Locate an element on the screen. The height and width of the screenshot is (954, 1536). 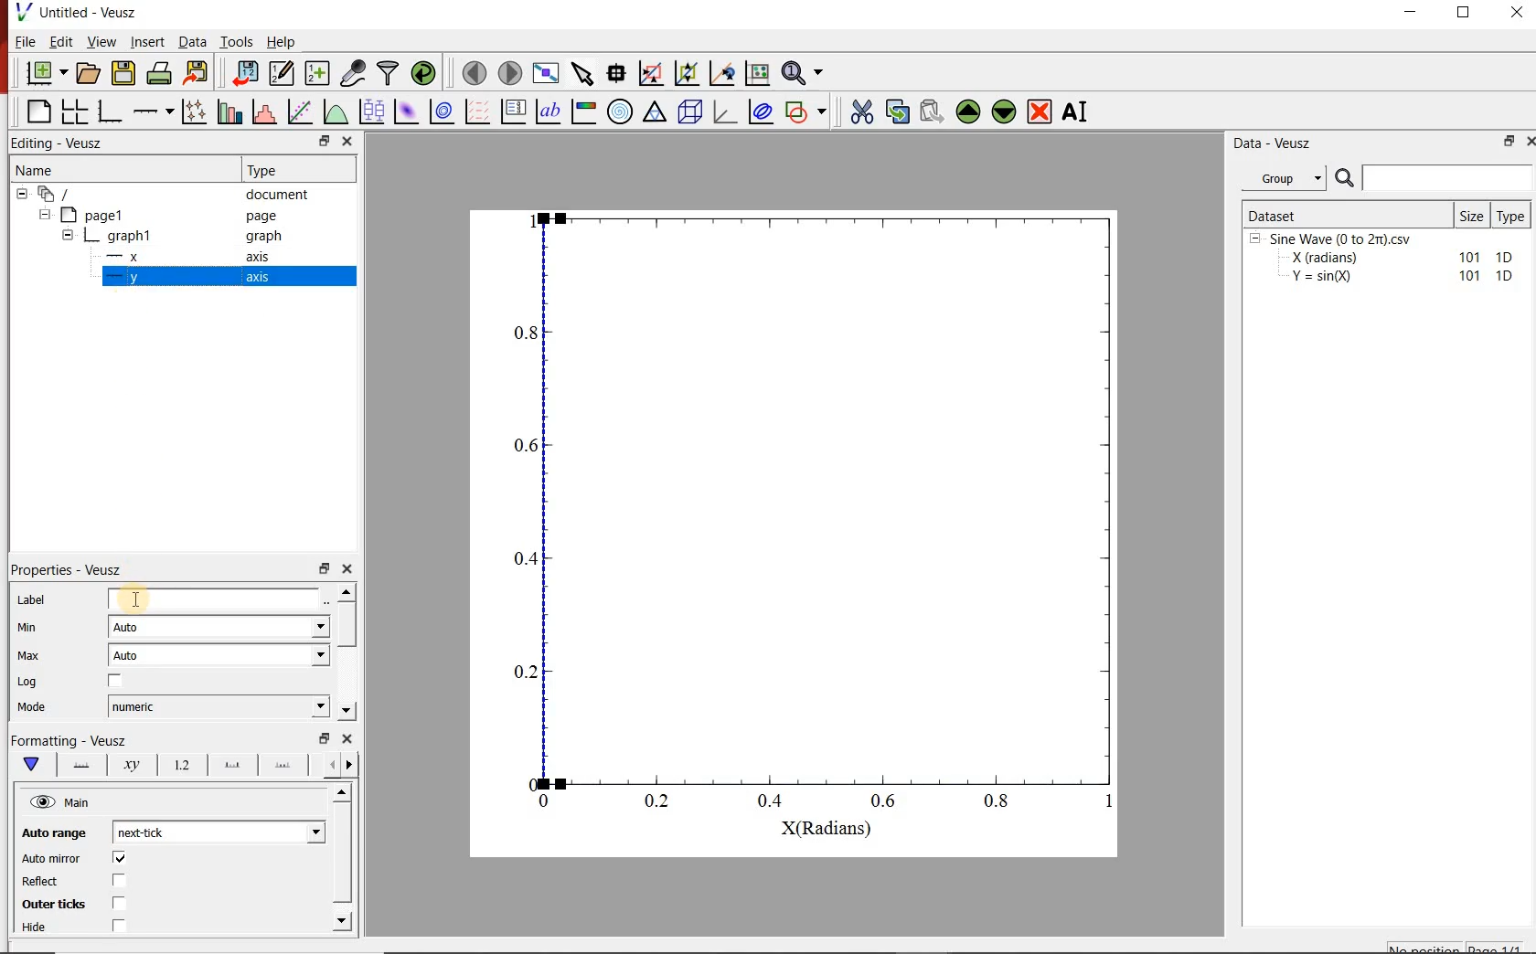
save document is located at coordinates (123, 74).